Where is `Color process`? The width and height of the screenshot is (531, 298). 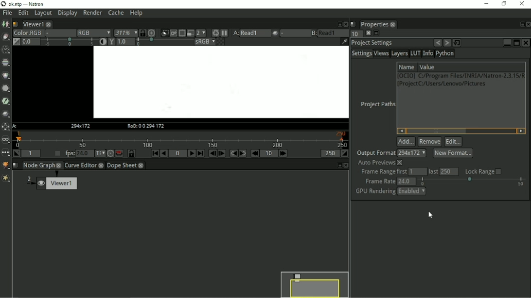 Color process is located at coordinates (204, 42).